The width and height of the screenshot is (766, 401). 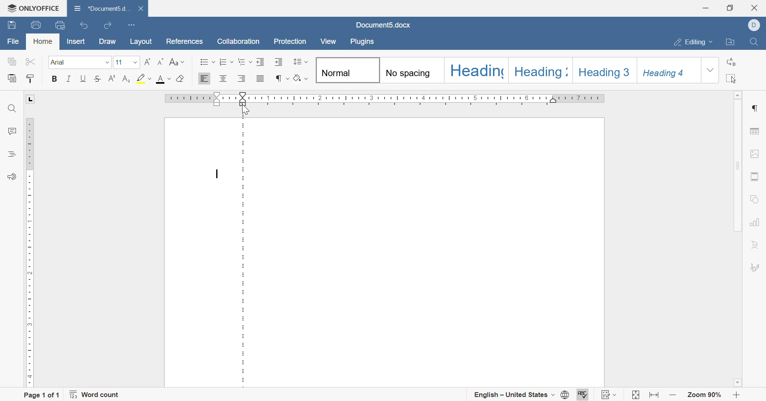 I want to click on shape settings, so click(x=757, y=199).